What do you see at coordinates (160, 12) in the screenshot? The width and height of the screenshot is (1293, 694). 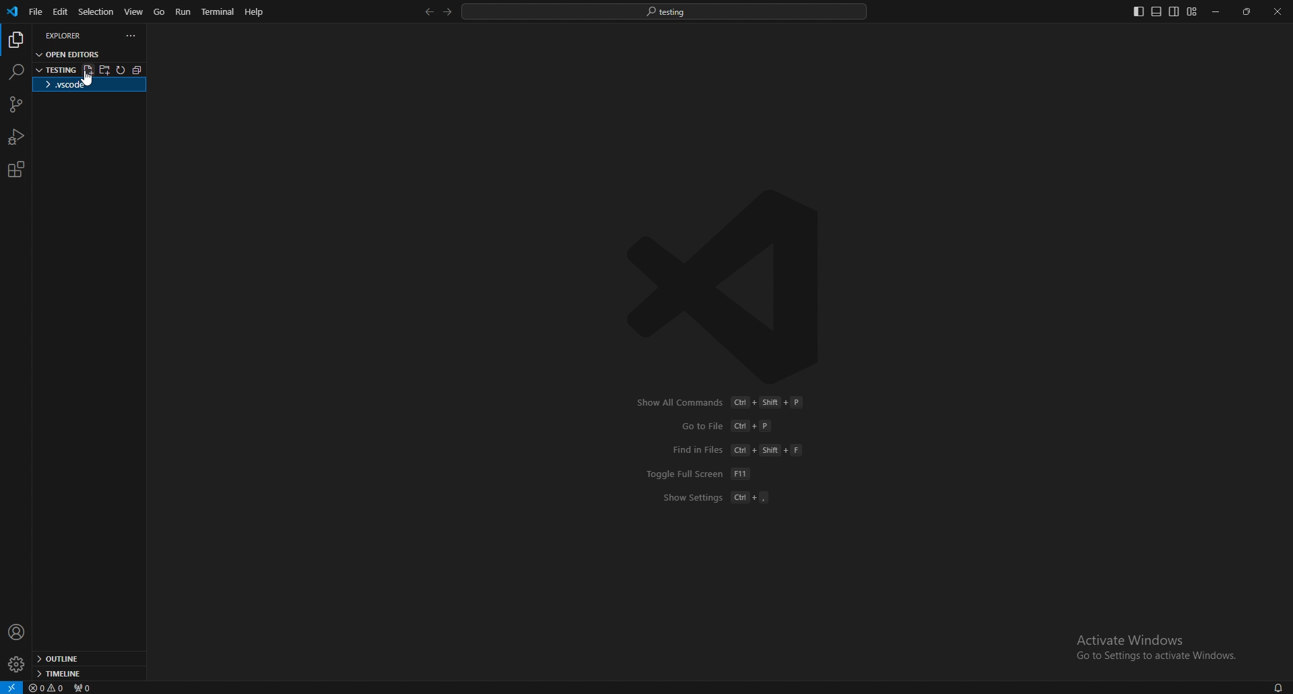 I see `go` at bounding box center [160, 12].